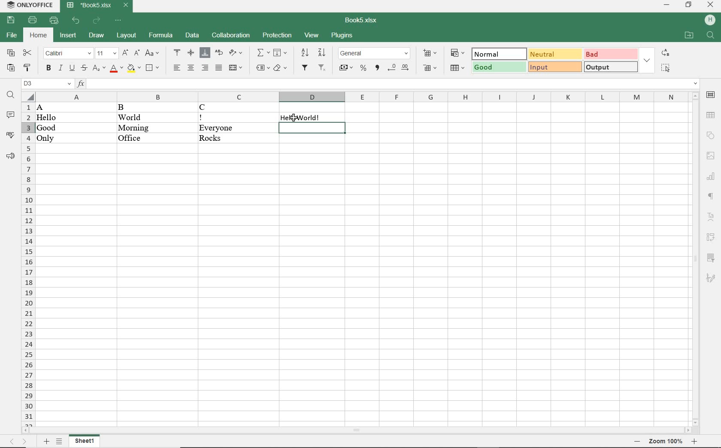  Describe the element at coordinates (11, 53) in the screenshot. I see `COPY` at that location.